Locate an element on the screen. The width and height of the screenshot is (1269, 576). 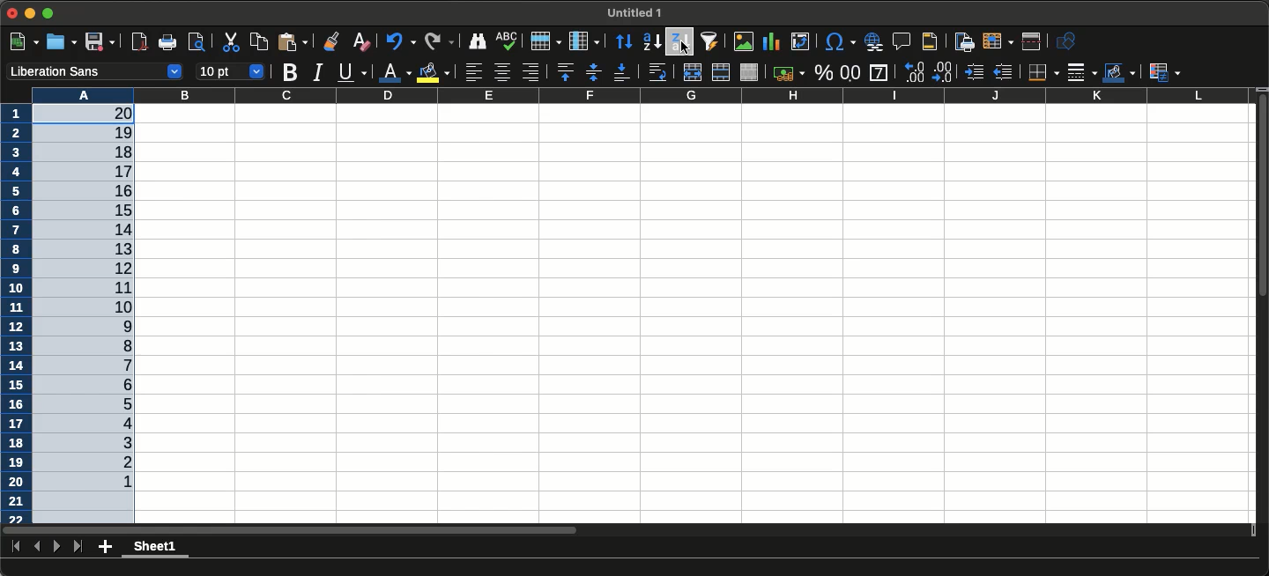
7 is located at coordinates (115, 230).